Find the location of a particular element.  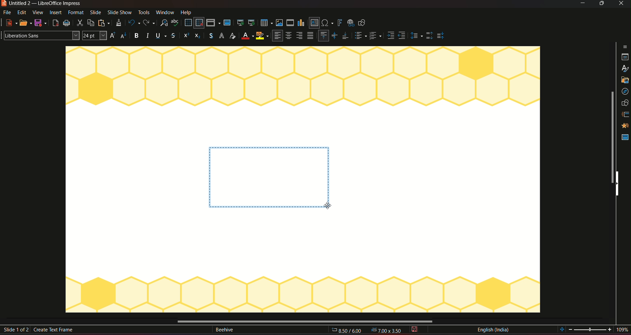

slide transition  is located at coordinates (626, 101).